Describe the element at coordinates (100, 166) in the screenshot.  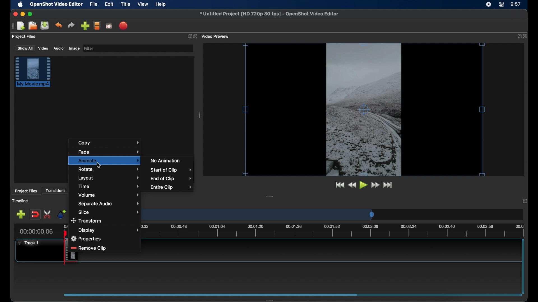
I see `cursor` at that location.